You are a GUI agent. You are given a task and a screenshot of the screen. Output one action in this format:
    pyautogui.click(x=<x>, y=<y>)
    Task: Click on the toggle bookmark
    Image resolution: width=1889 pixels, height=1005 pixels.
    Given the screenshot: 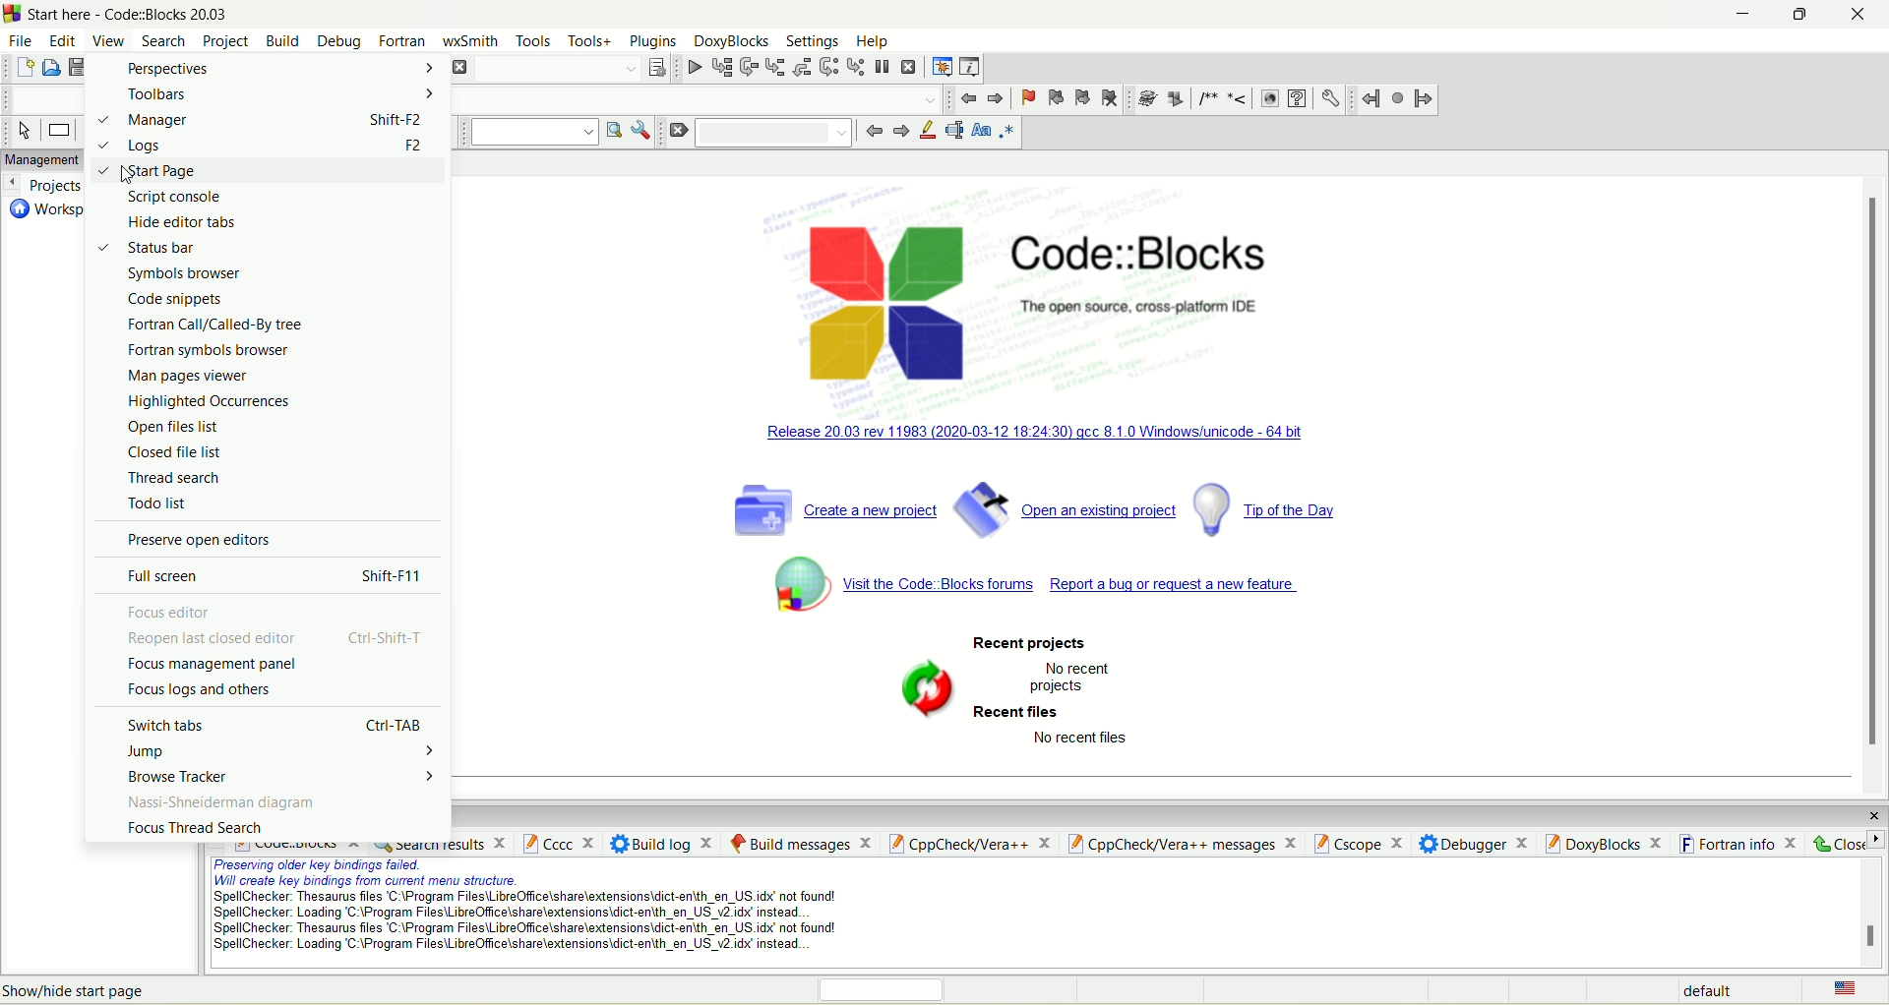 What is the action you would take?
    pyautogui.click(x=1027, y=96)
    